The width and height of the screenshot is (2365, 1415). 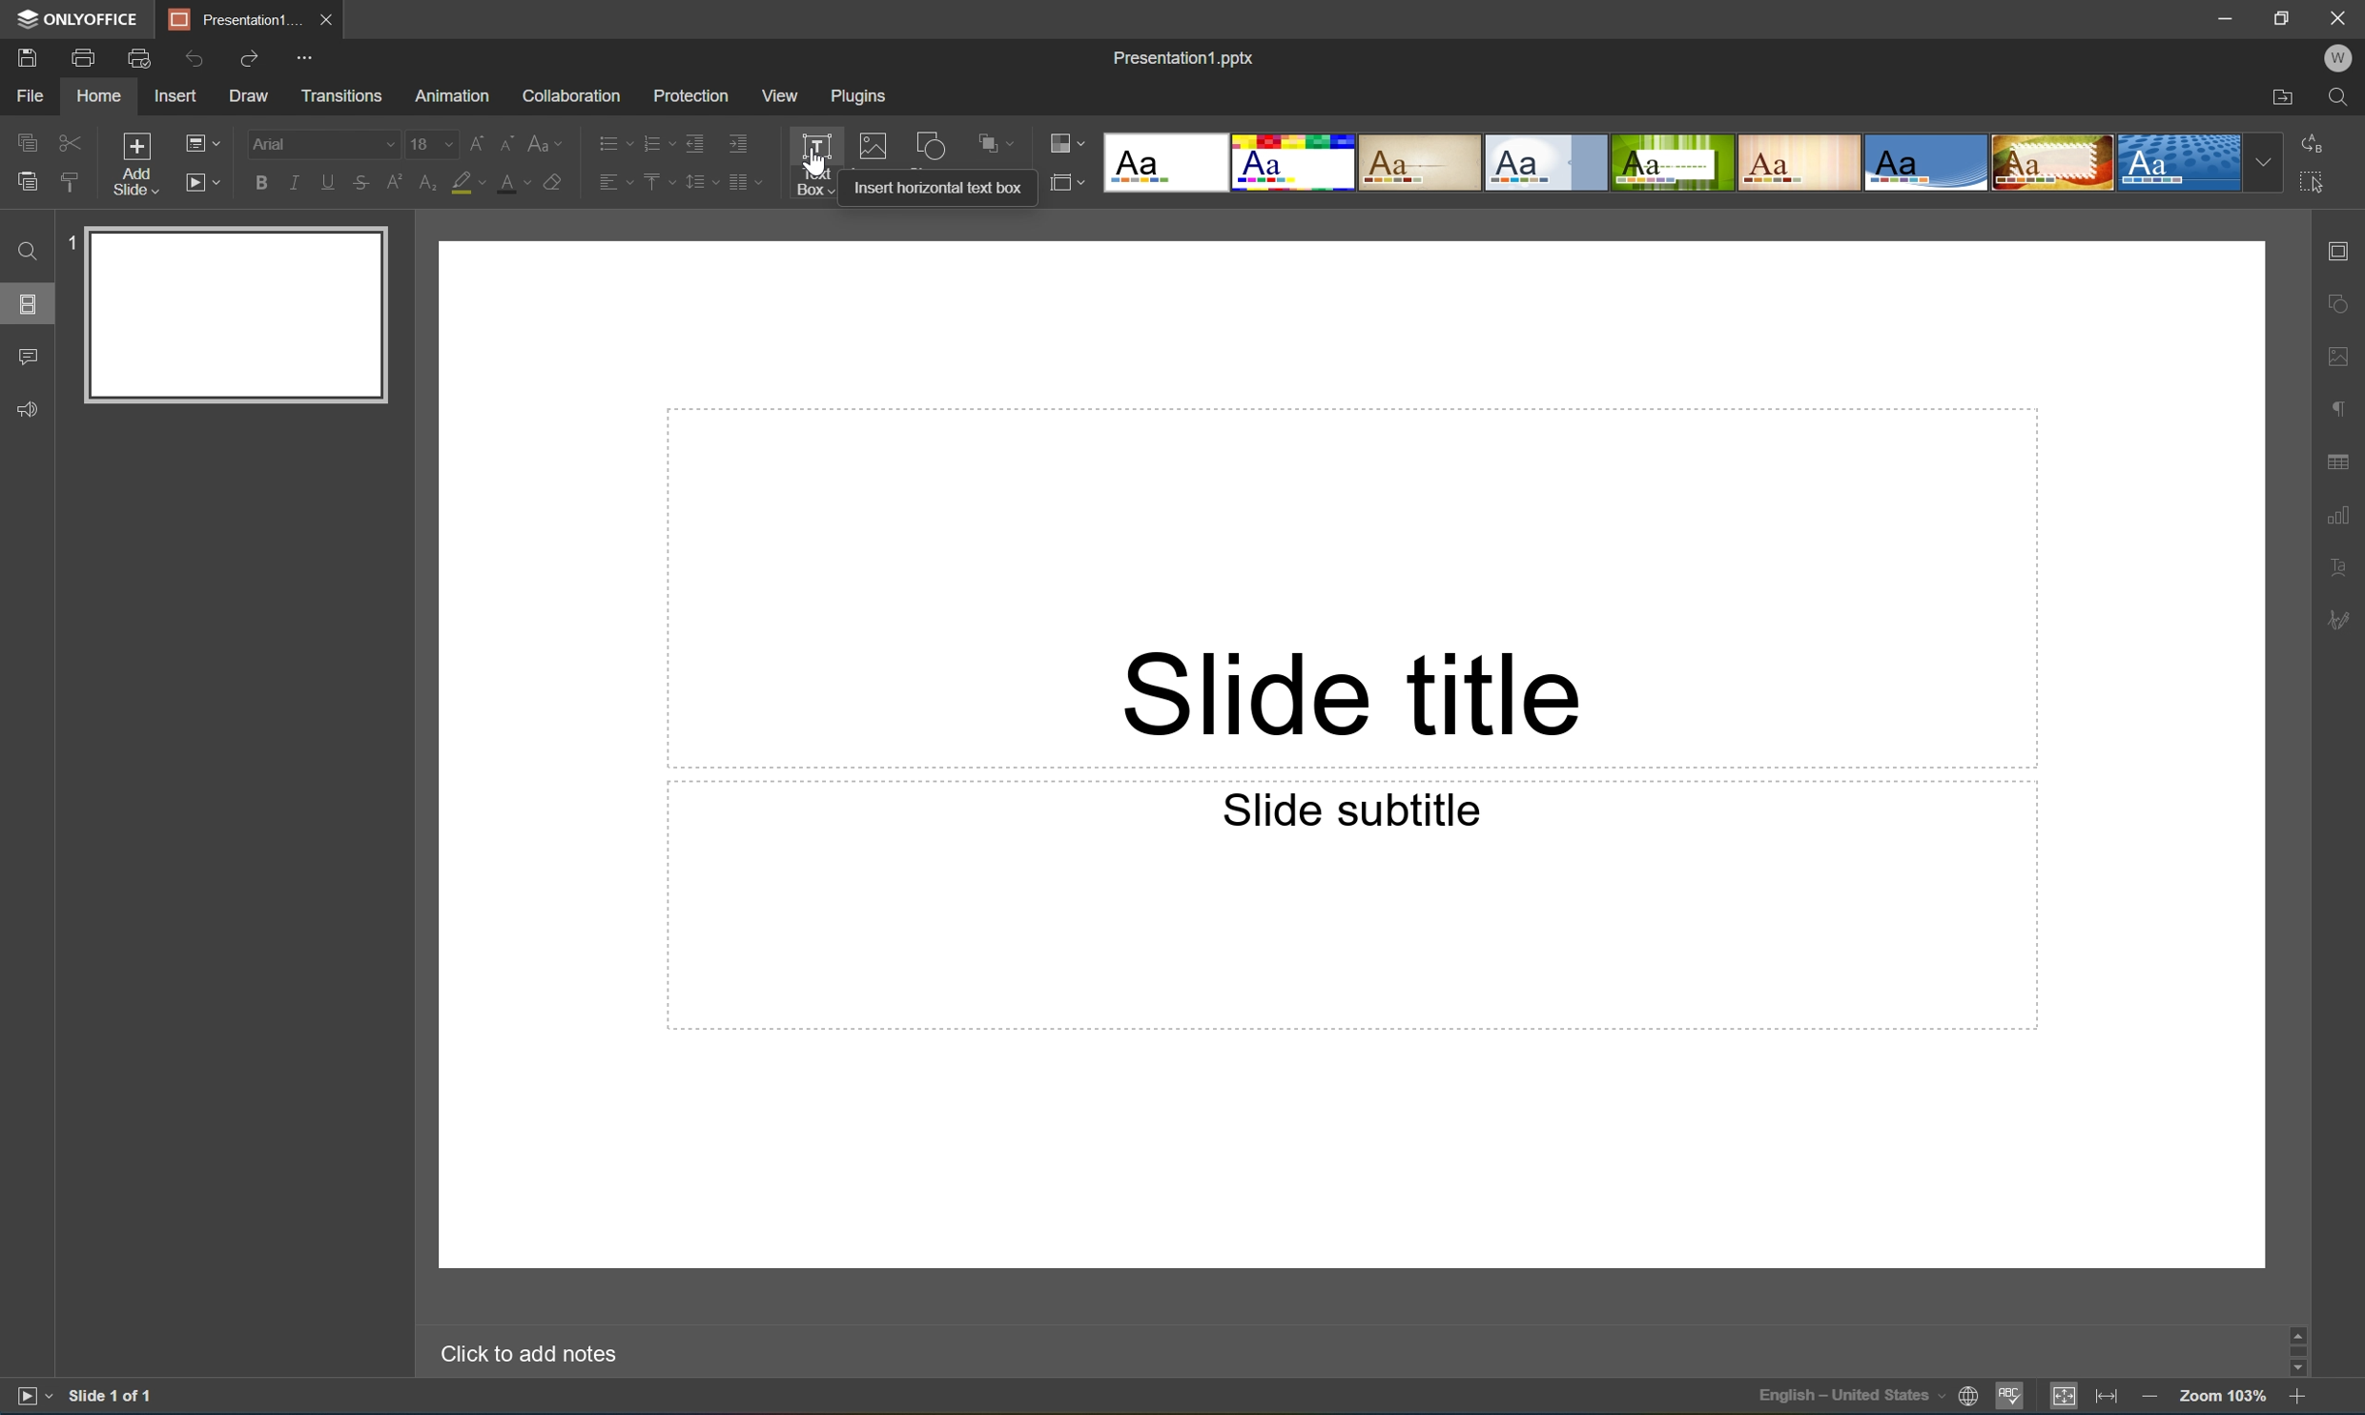 I want to click on Horizontal align, so click(x=615, y=184).